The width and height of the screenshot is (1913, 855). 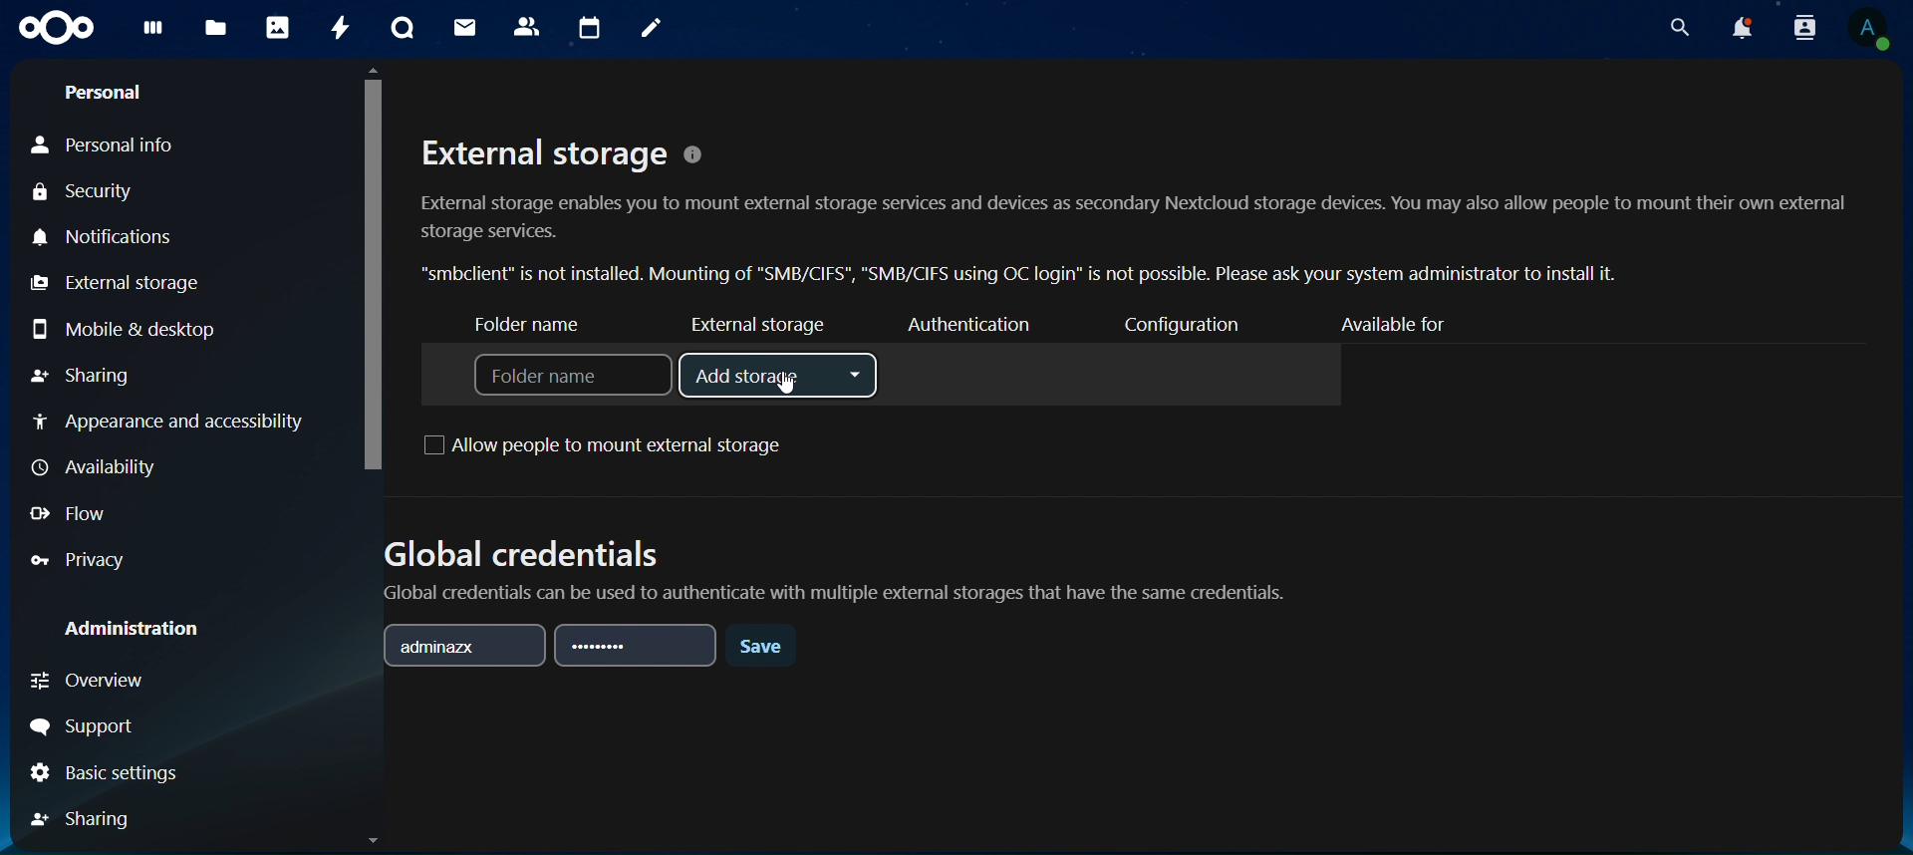 What do you see at coordinates (760, 651) in the screenshot?
I see `save` at bounding box center [760, 651].